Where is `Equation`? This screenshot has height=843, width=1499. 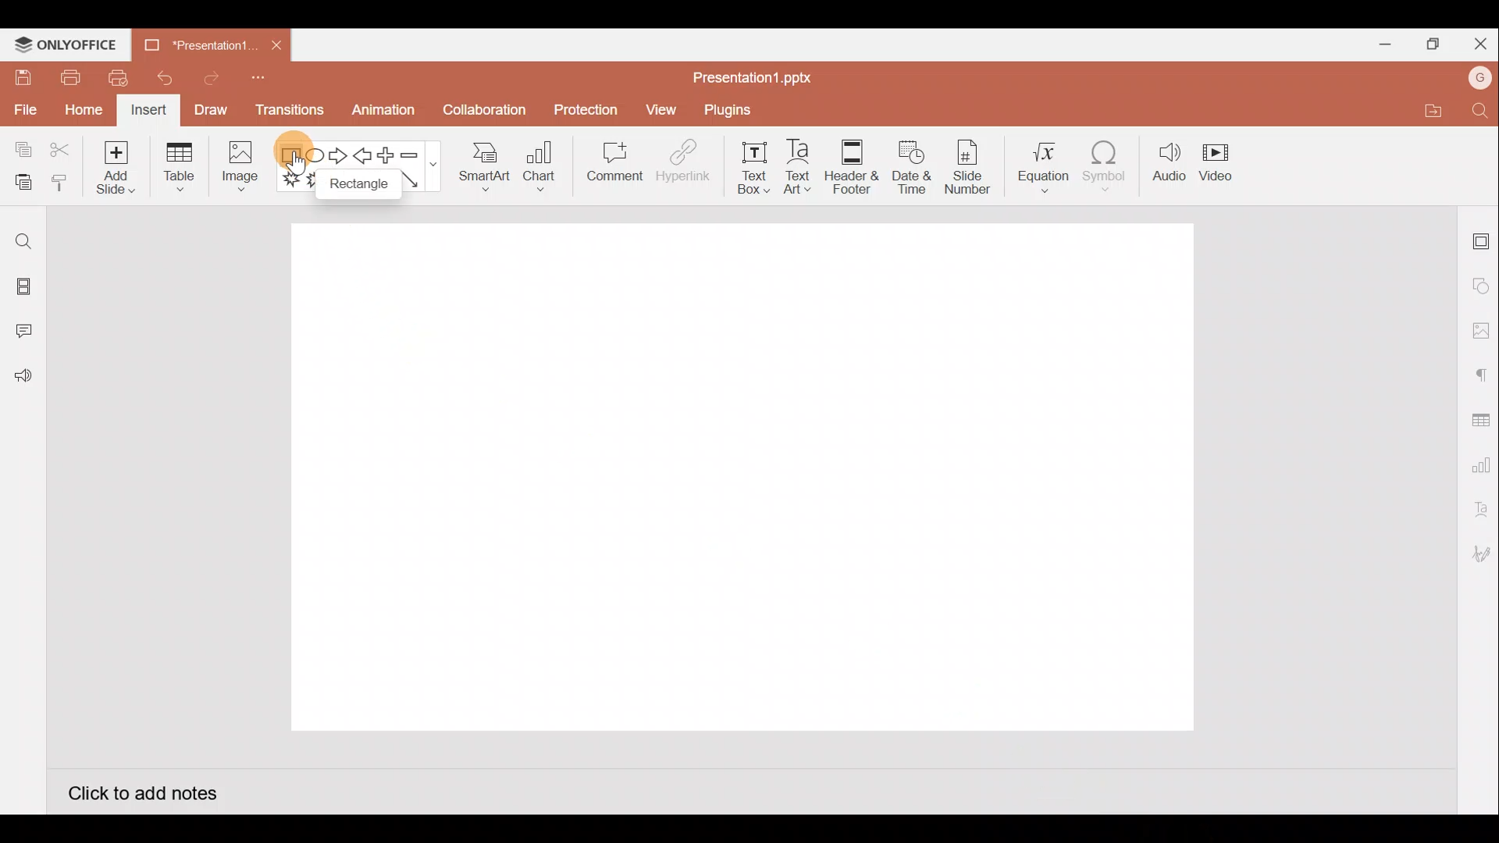 Equation is located at coordinates (1045, 162).